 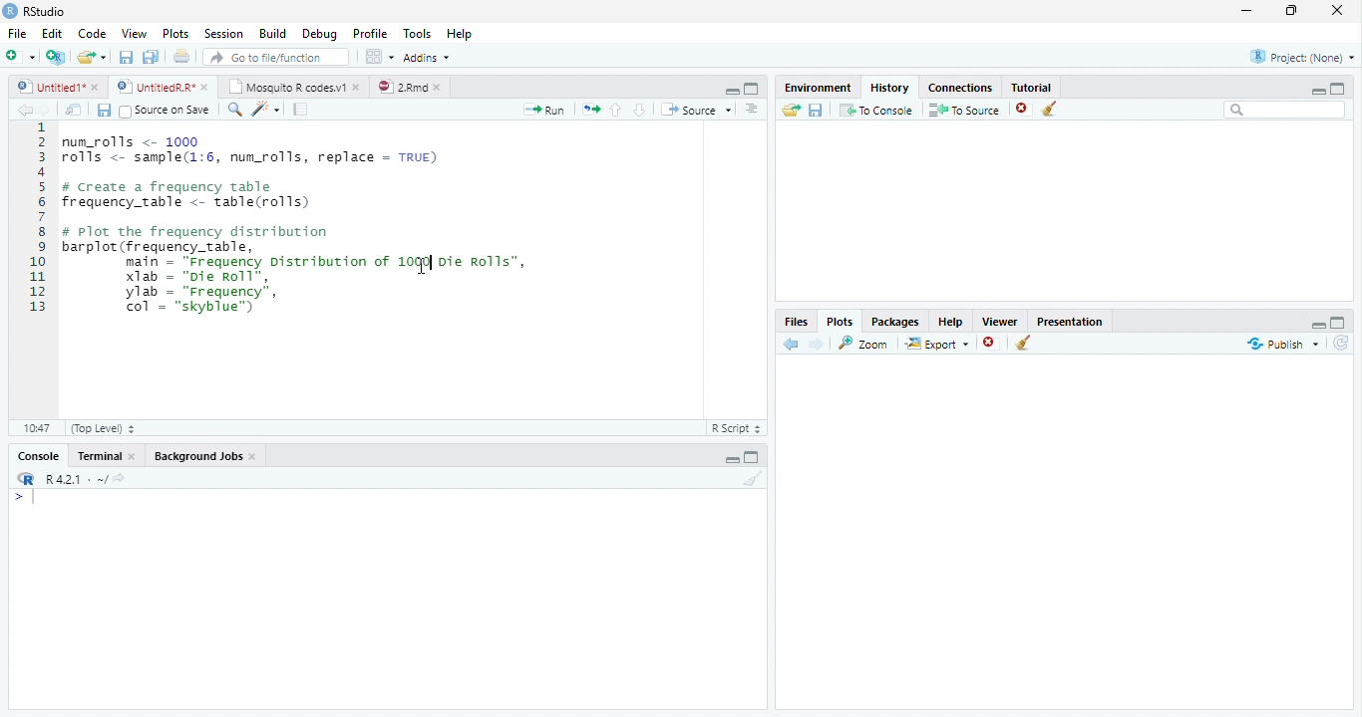 What do you see at coordinates (385, 598) in the screenshot?
I see `Console` at bounding box center [385, 598].